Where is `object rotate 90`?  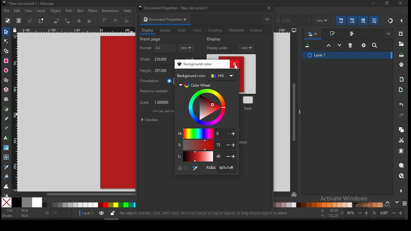 object rotate 90 is located at coordinates (68, 21).